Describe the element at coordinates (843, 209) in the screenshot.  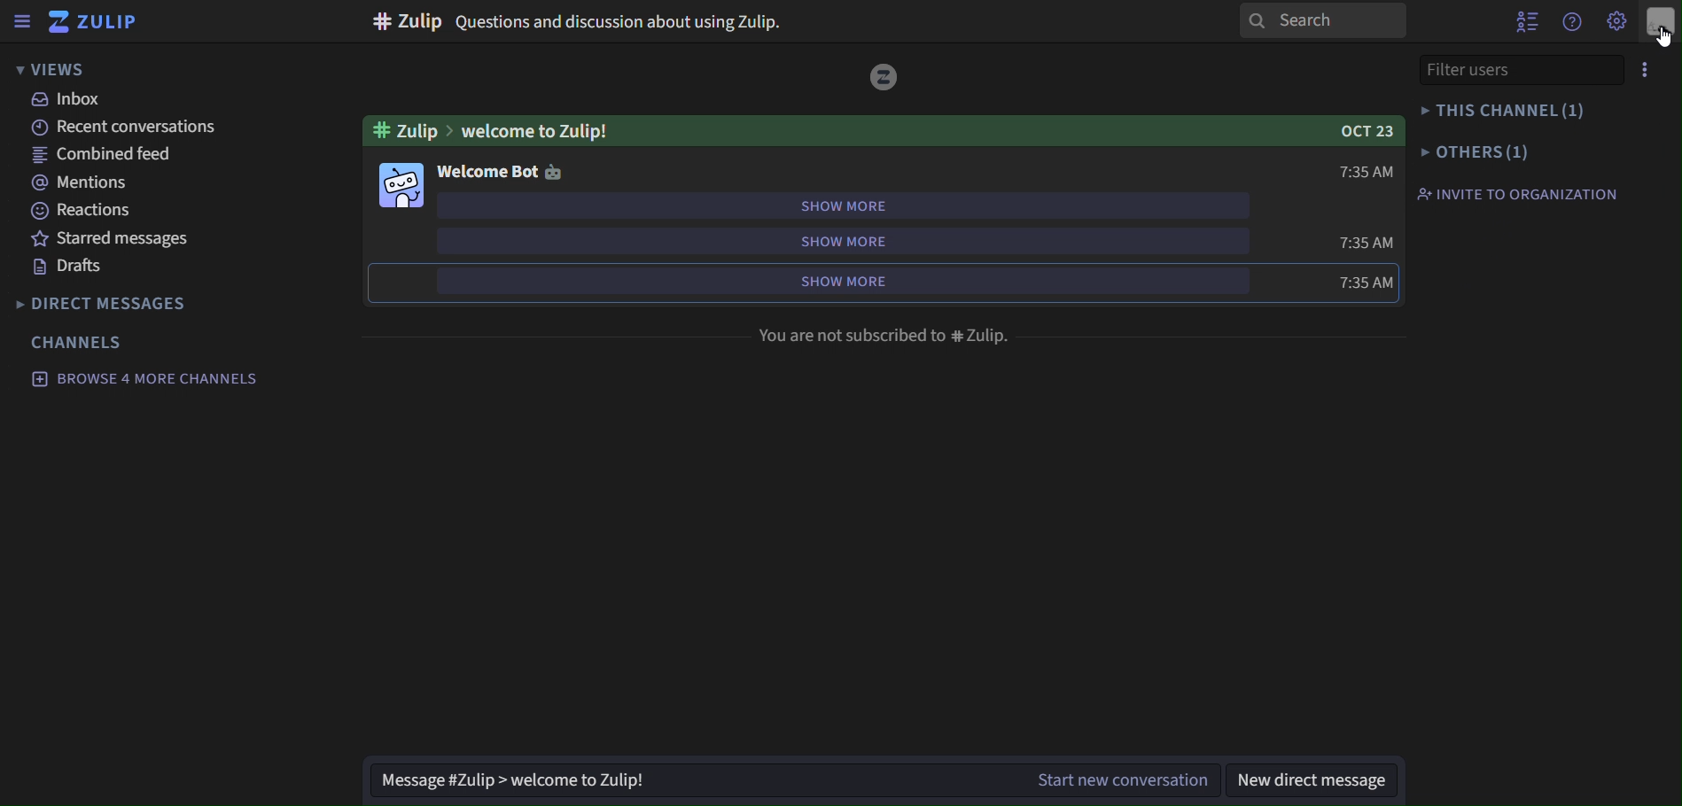
I see ` show more` at that location.